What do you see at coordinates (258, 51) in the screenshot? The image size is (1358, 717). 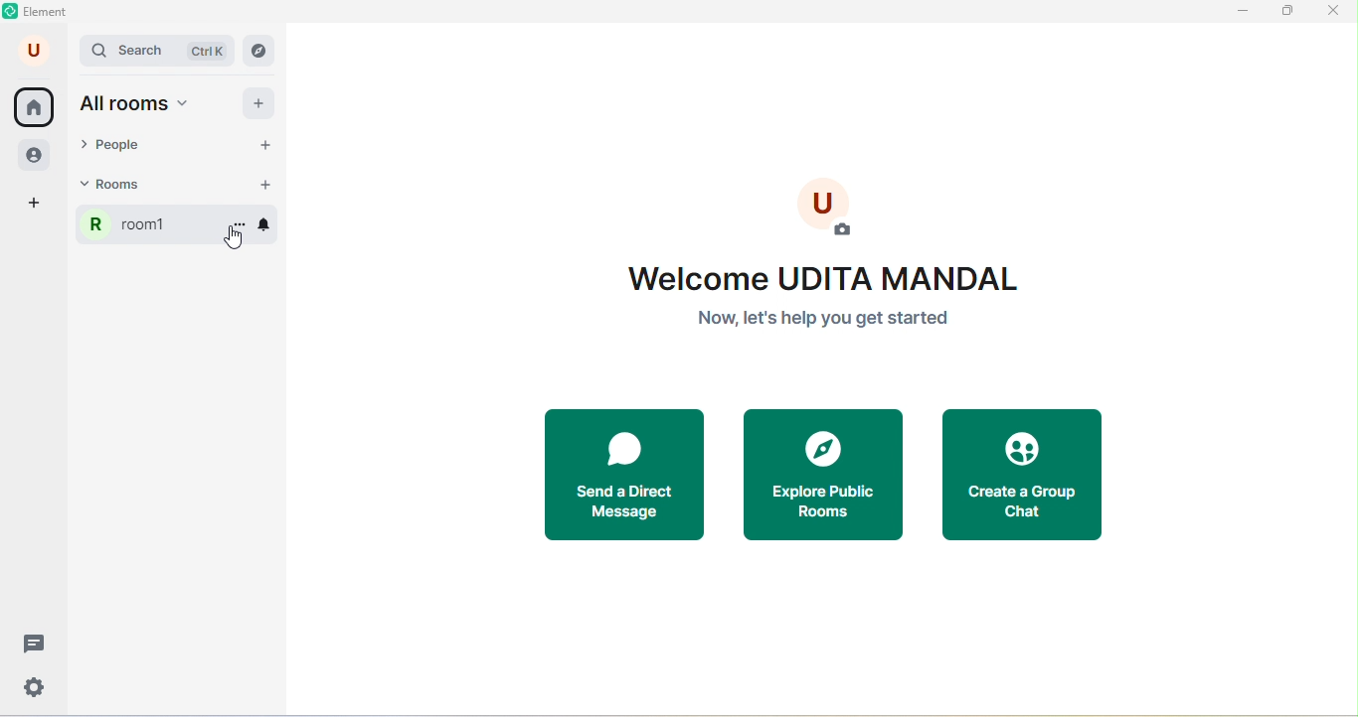 I see `navigator` at bounding box center [258, 51].